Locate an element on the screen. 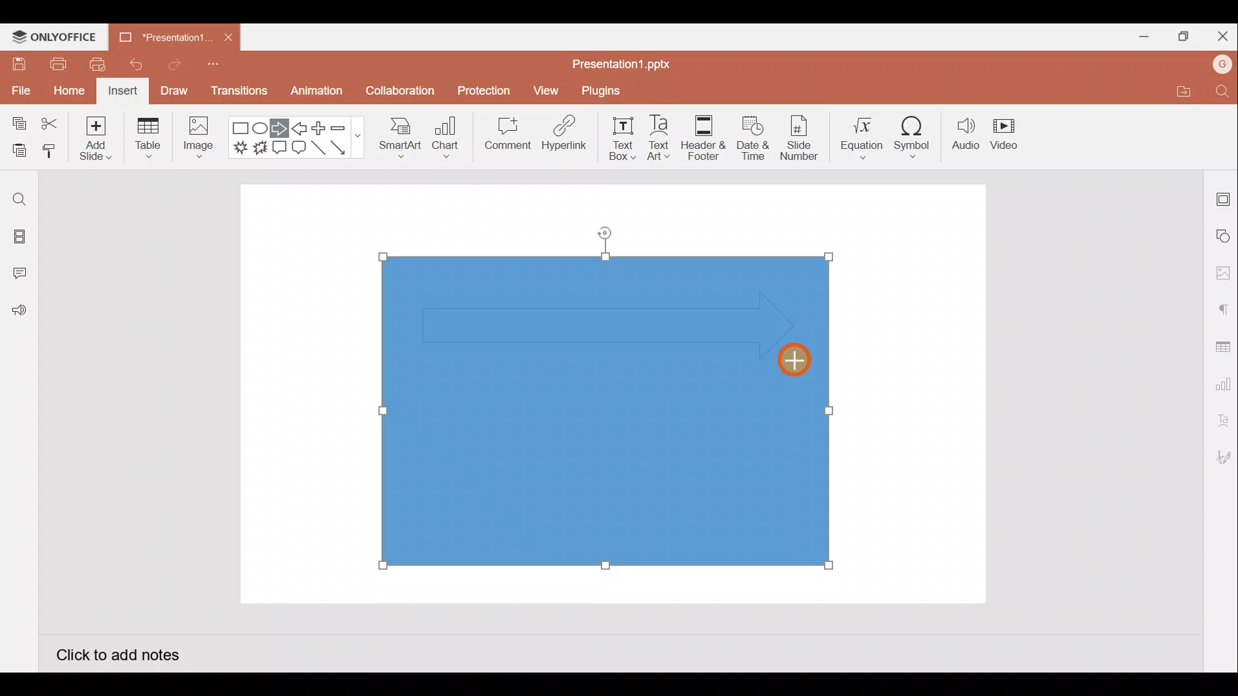 The width and height of the screenshot is (1238, 696). Date & time is located at coordinates (753, 138).